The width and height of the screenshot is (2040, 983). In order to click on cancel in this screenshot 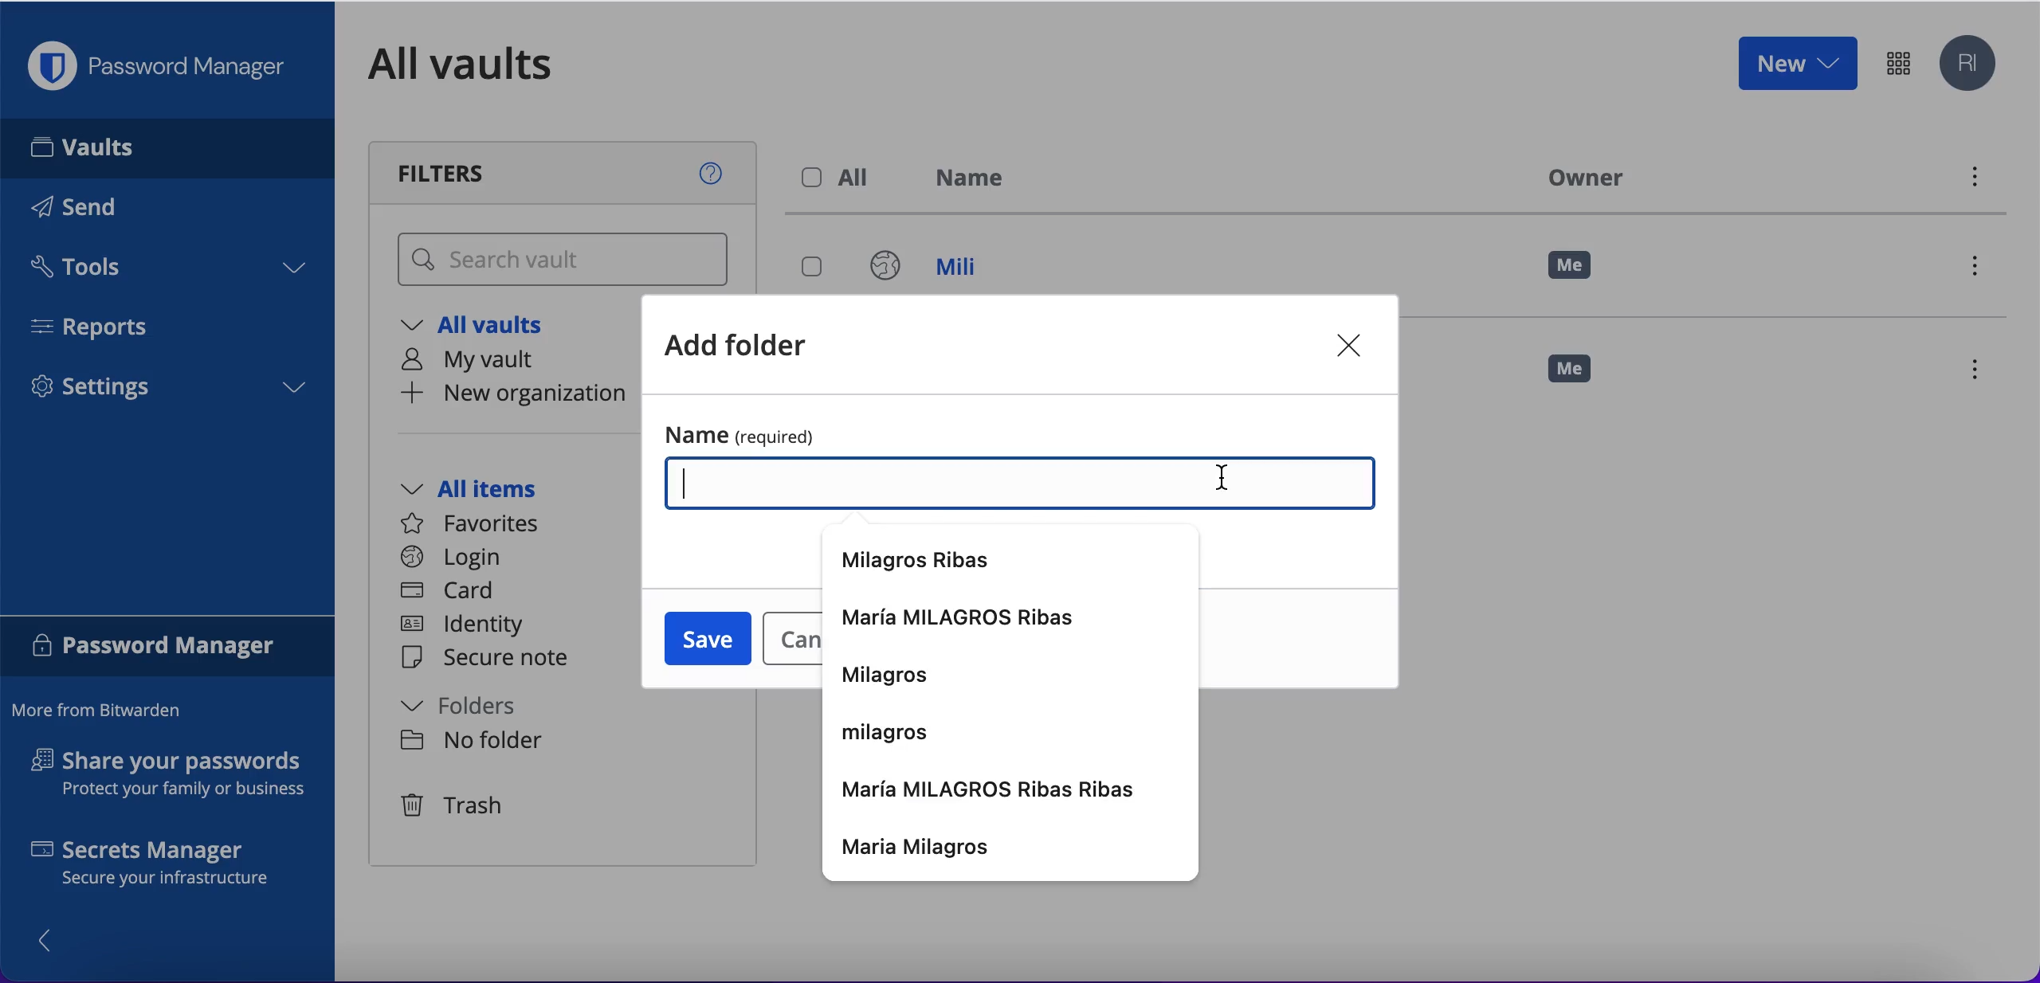, I will do `click(788, 641)`.